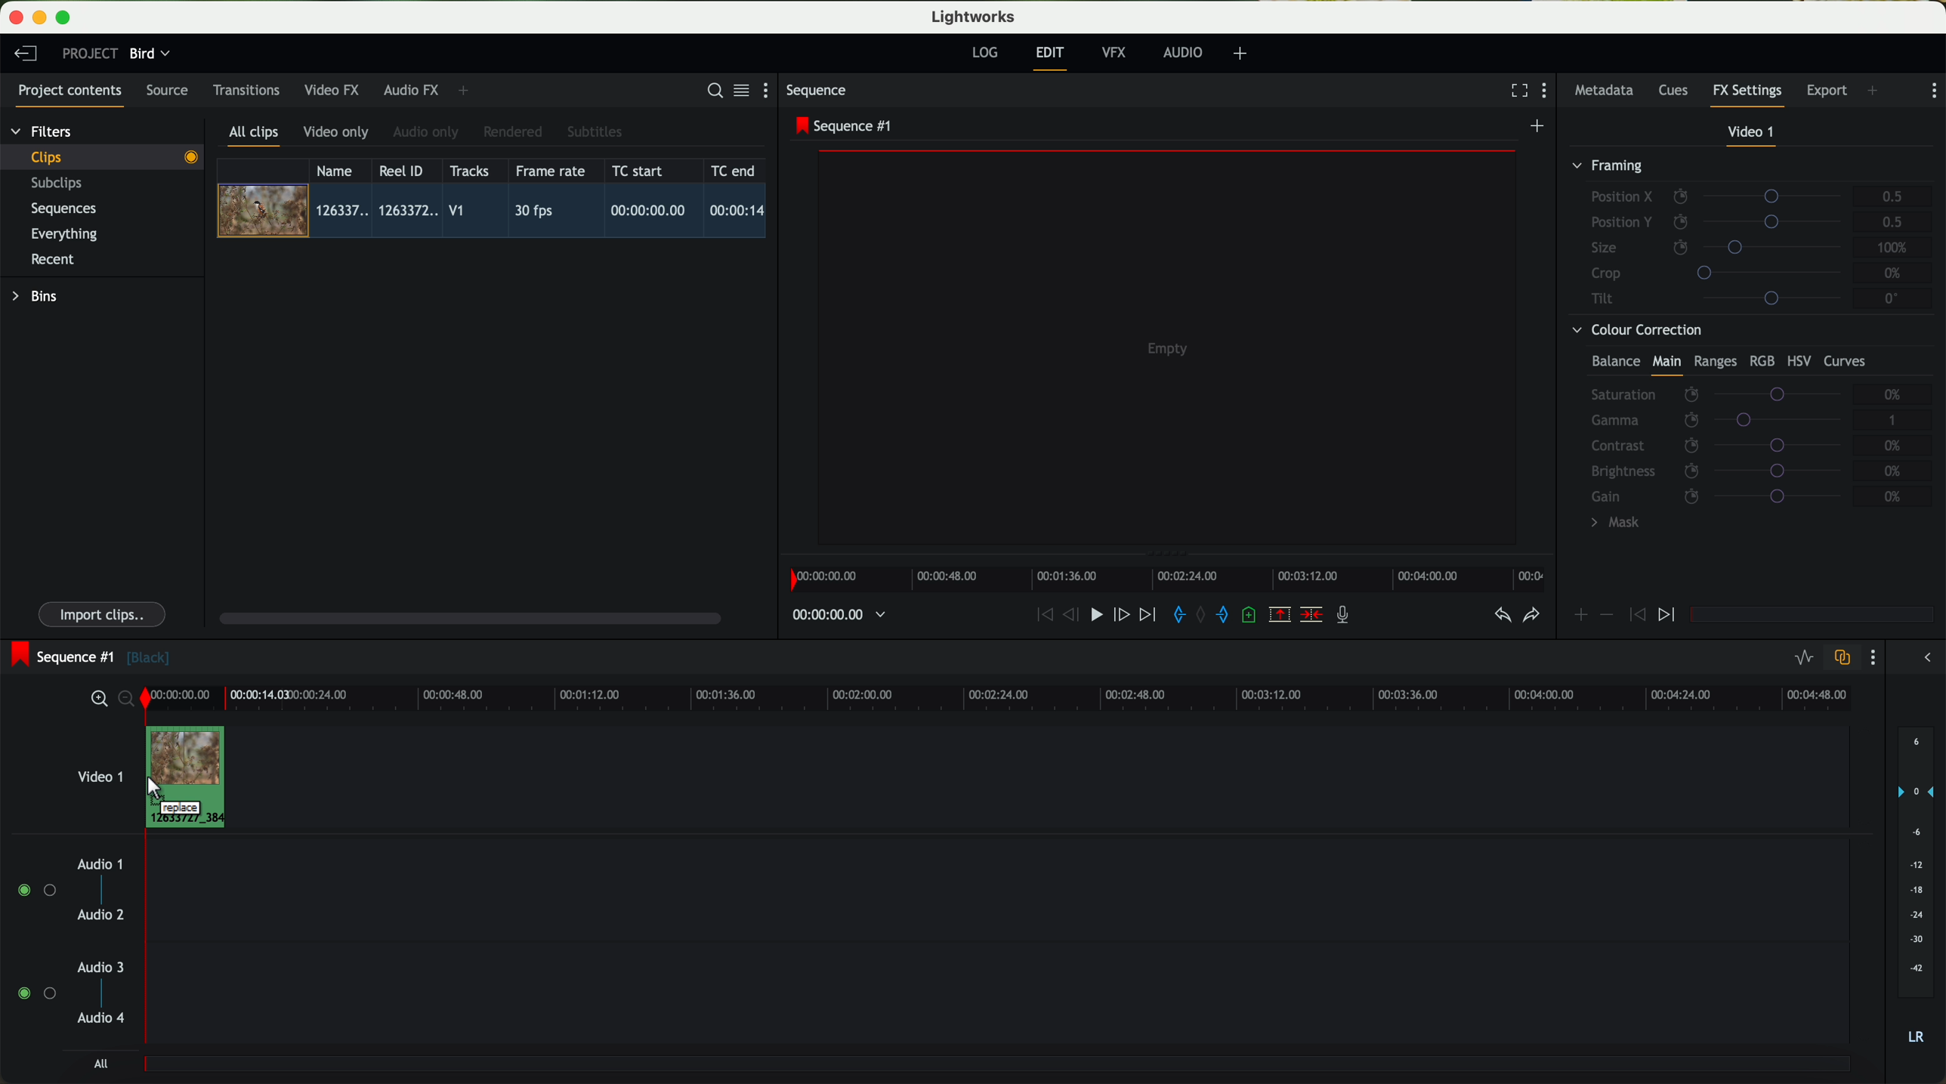  Describe the element at coordinates (1052, 57) in the screenshot. I see `edit` at that location.